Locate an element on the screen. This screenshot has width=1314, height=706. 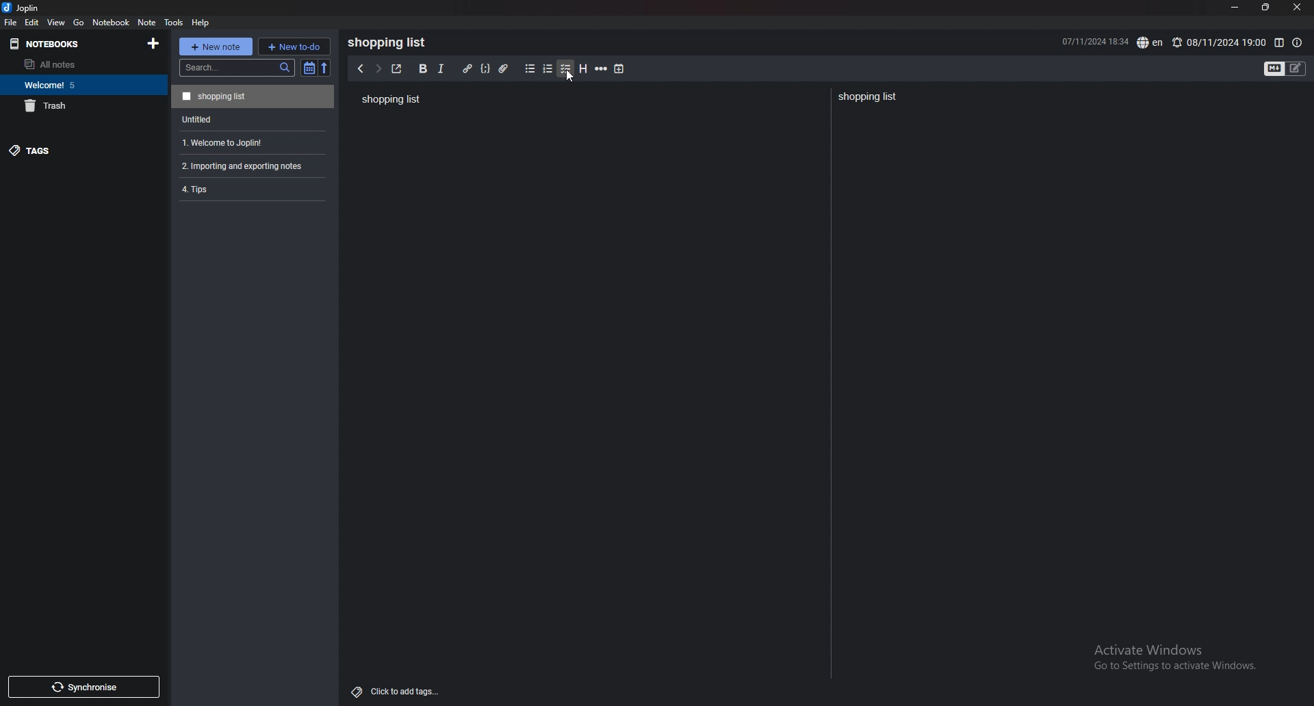
new todo is located at coordinates (294, 46).